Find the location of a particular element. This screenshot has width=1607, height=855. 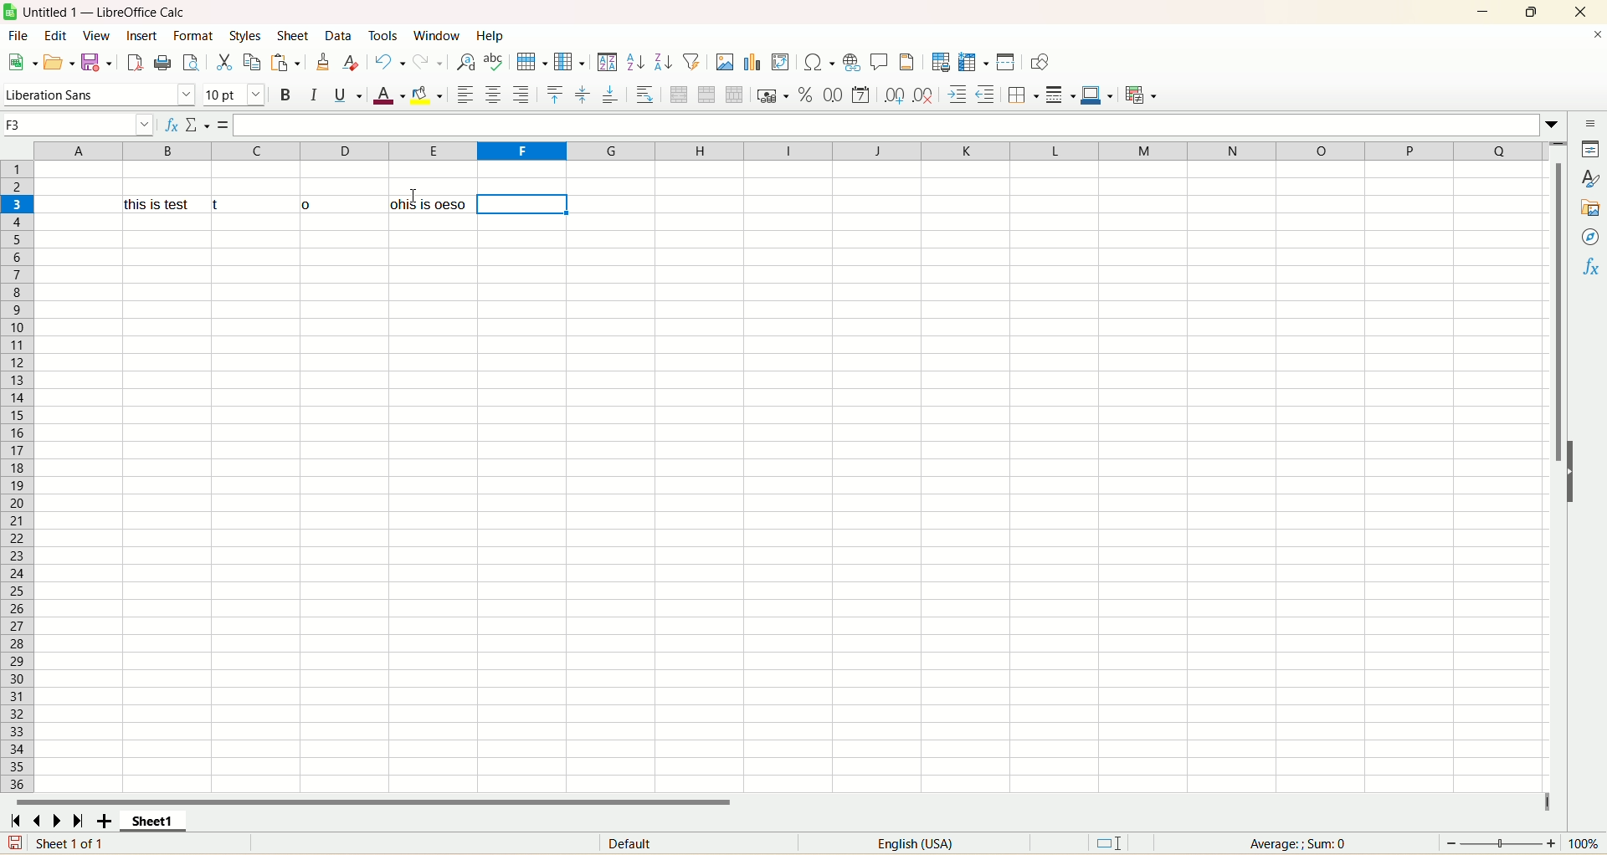

align center is located at coordinates (492, 93).